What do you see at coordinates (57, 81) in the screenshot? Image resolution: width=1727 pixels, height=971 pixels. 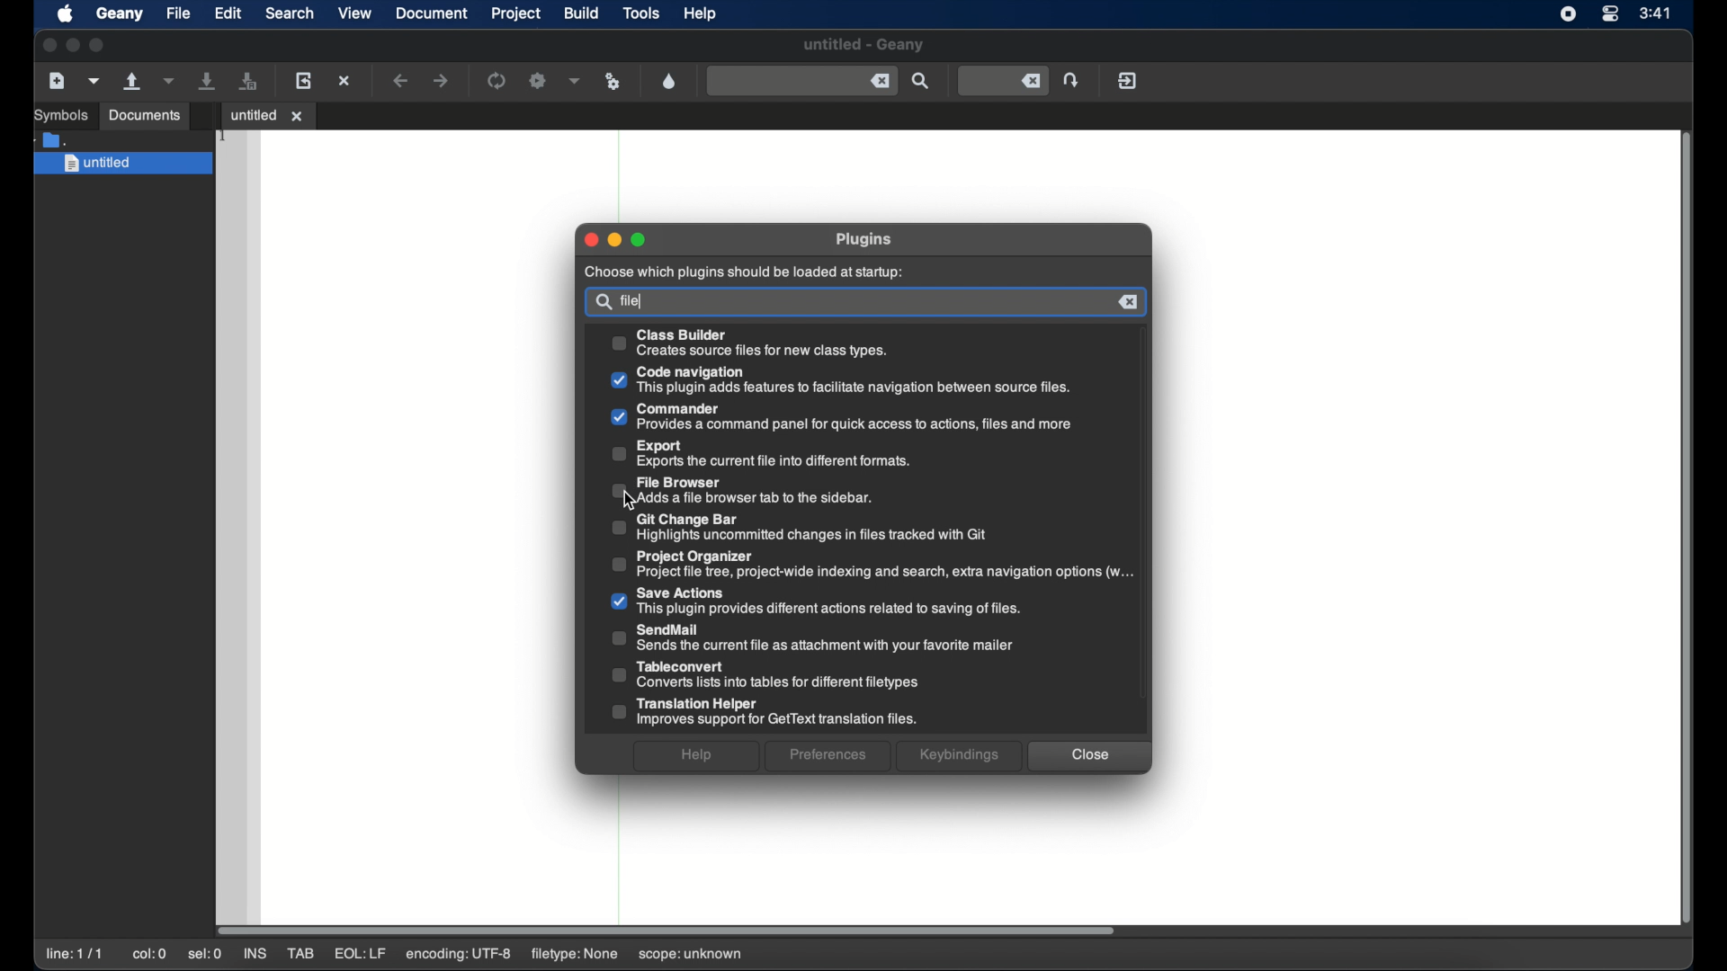 I see `create a new file` at bounding box center [57, 81].